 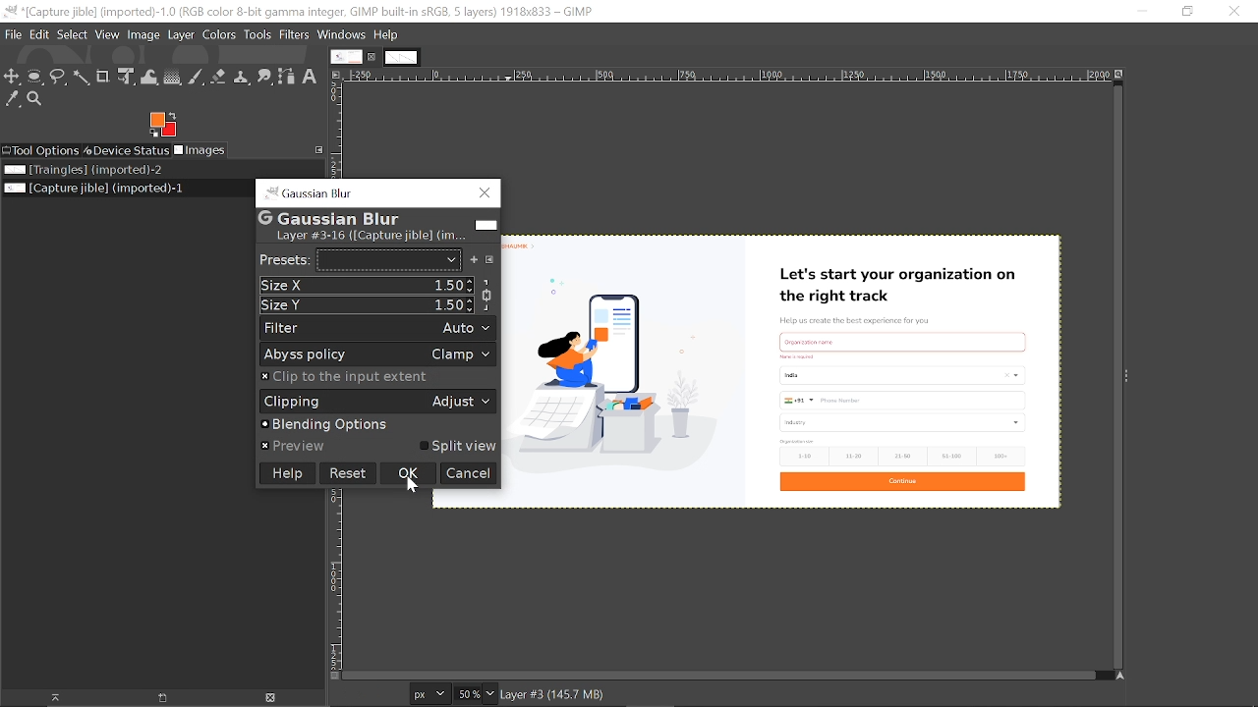 I want to click on Free select tool, so click(x=83, y=79).